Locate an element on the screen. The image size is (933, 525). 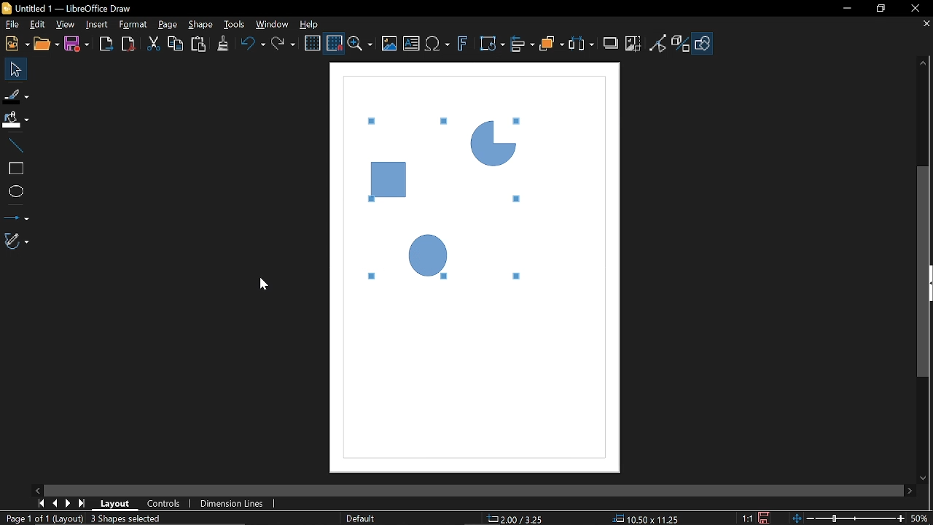
Cut is located at coordinates (153, 44).